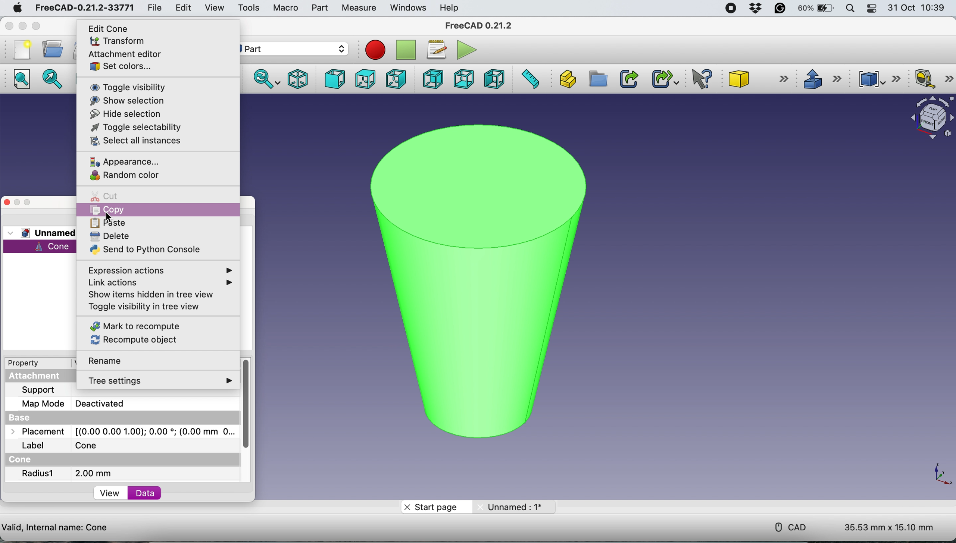 The height and width of the screenshot is (543, 956). What do you see at coordinates (406, 50) in the screenshot?
I see `step recording macros` at bounding box center [406, 50].